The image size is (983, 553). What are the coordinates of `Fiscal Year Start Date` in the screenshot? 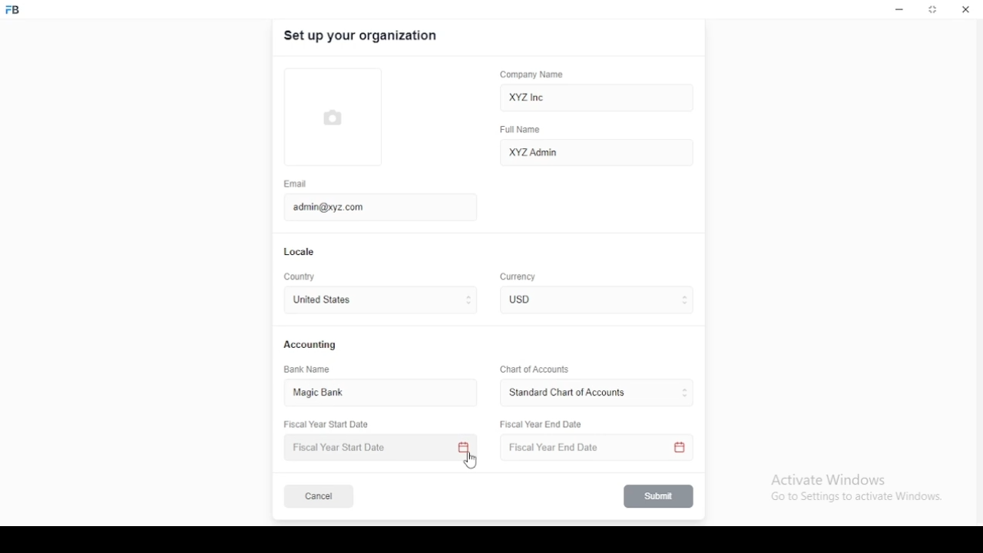 It's located at (332, 425).